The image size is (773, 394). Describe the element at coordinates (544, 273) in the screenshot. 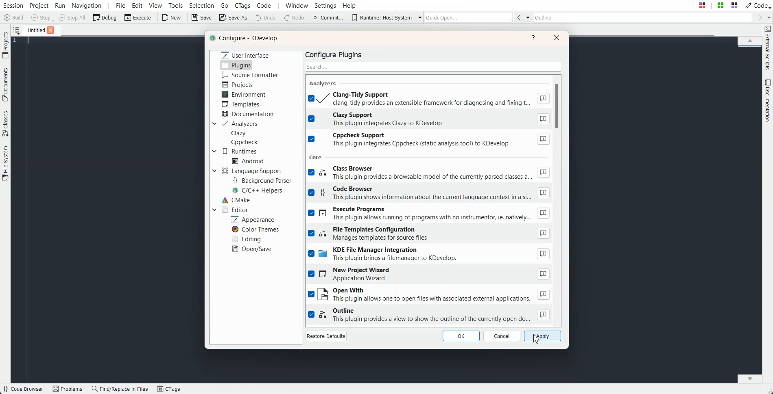

I see `About` at that location.